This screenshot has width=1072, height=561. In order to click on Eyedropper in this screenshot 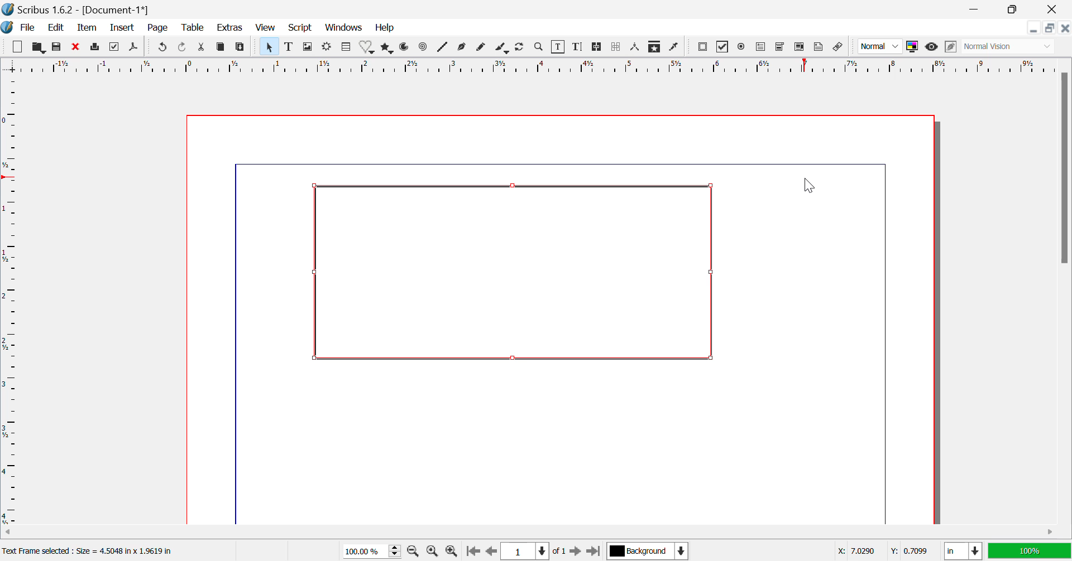, I will do `click(676, 46)`.